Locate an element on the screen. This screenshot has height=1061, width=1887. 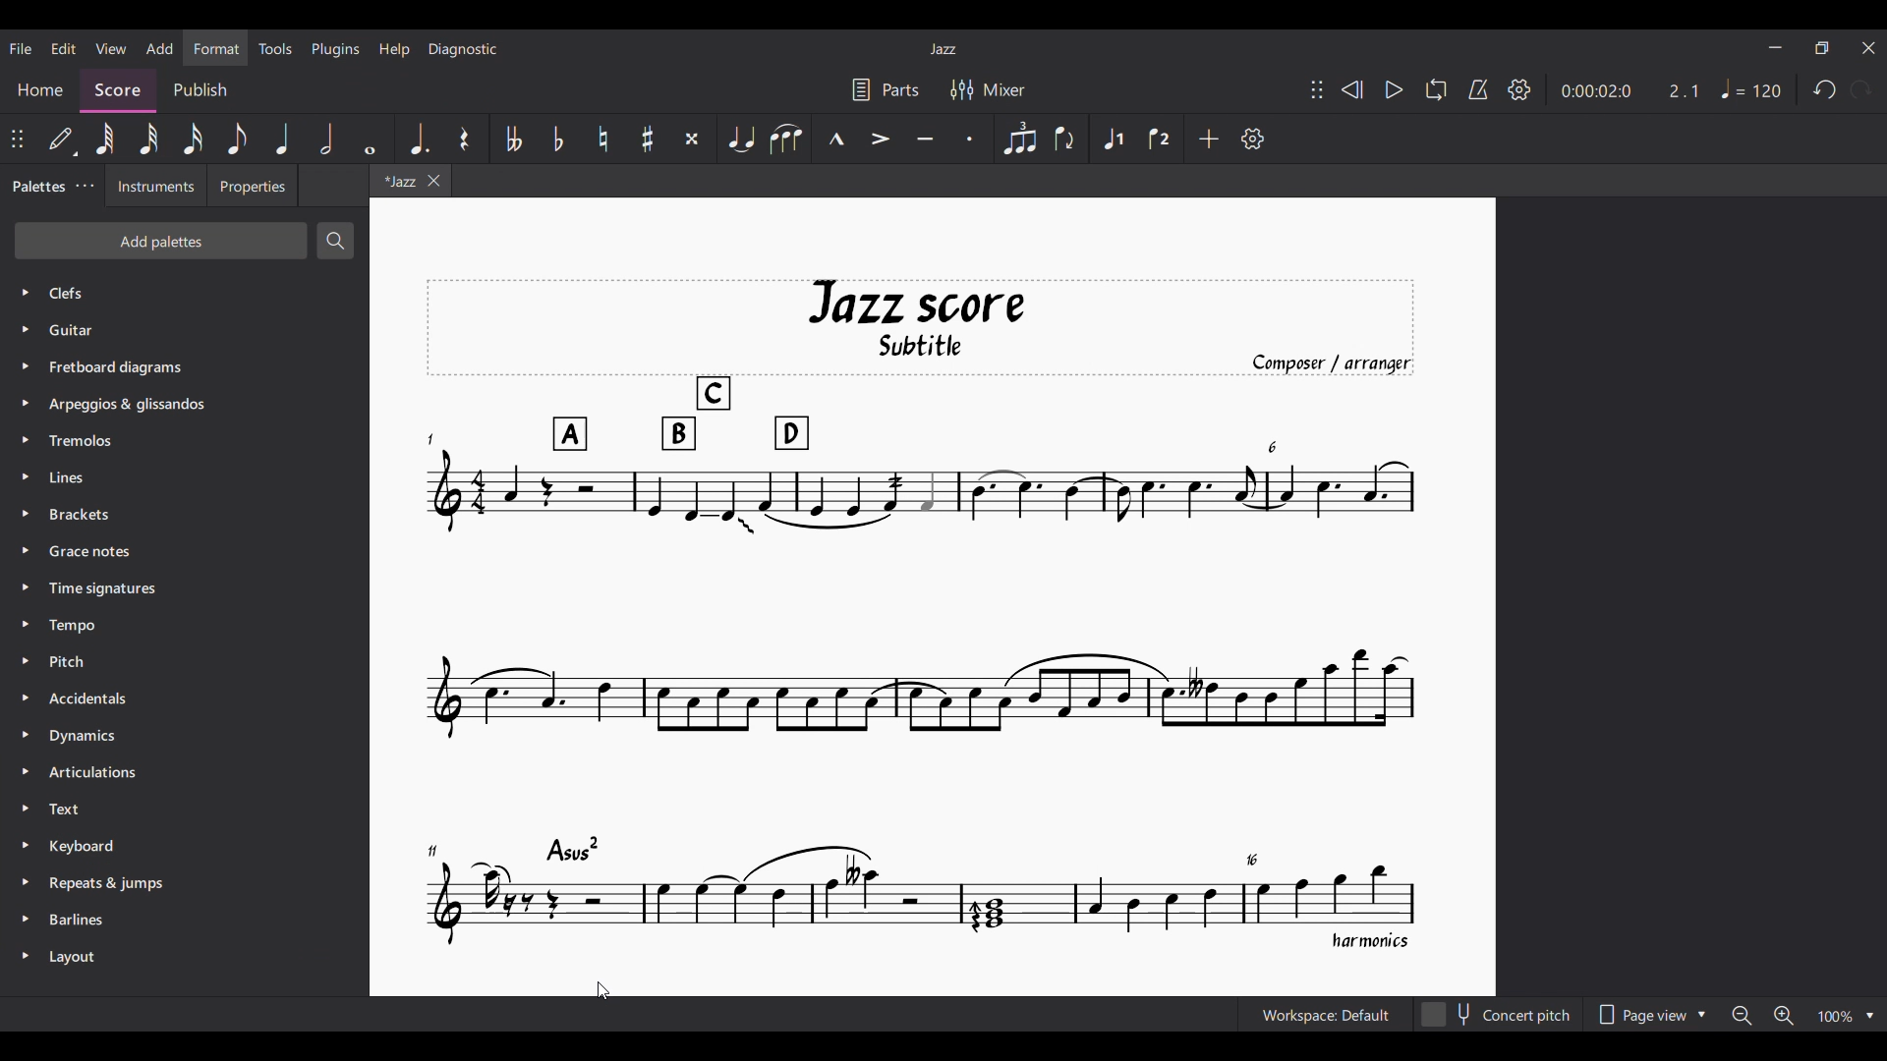
Tempo is located at coordinates (73, 625).